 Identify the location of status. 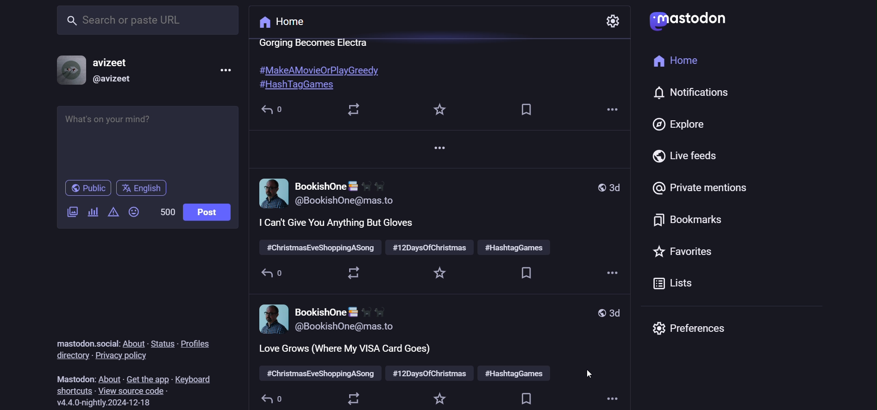
(163, 343).